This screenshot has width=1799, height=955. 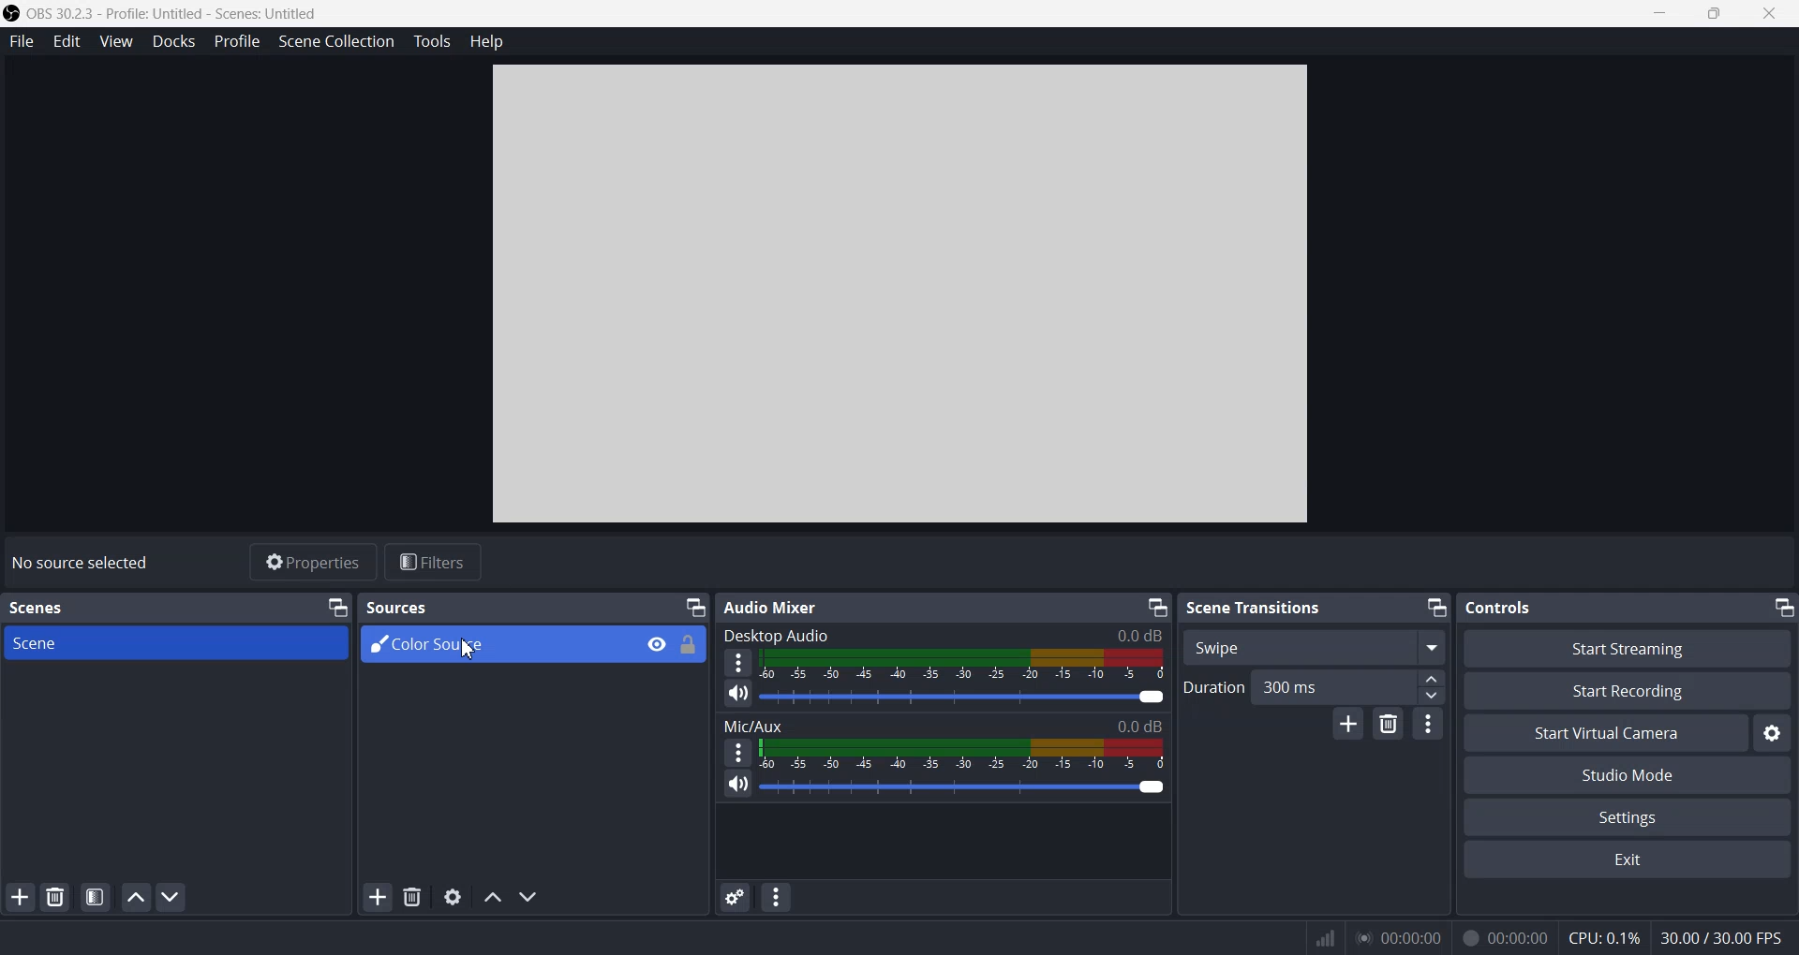 I want to click on Mic/Aux 0.0dB, so click(x=943, y=723).